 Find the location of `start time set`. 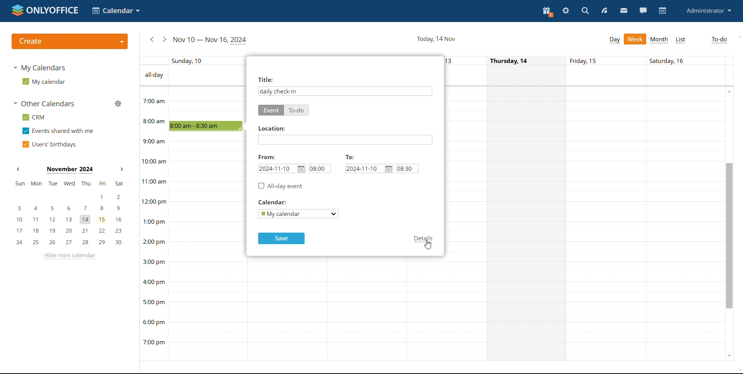

start time set is located at coordinates (320, 169).